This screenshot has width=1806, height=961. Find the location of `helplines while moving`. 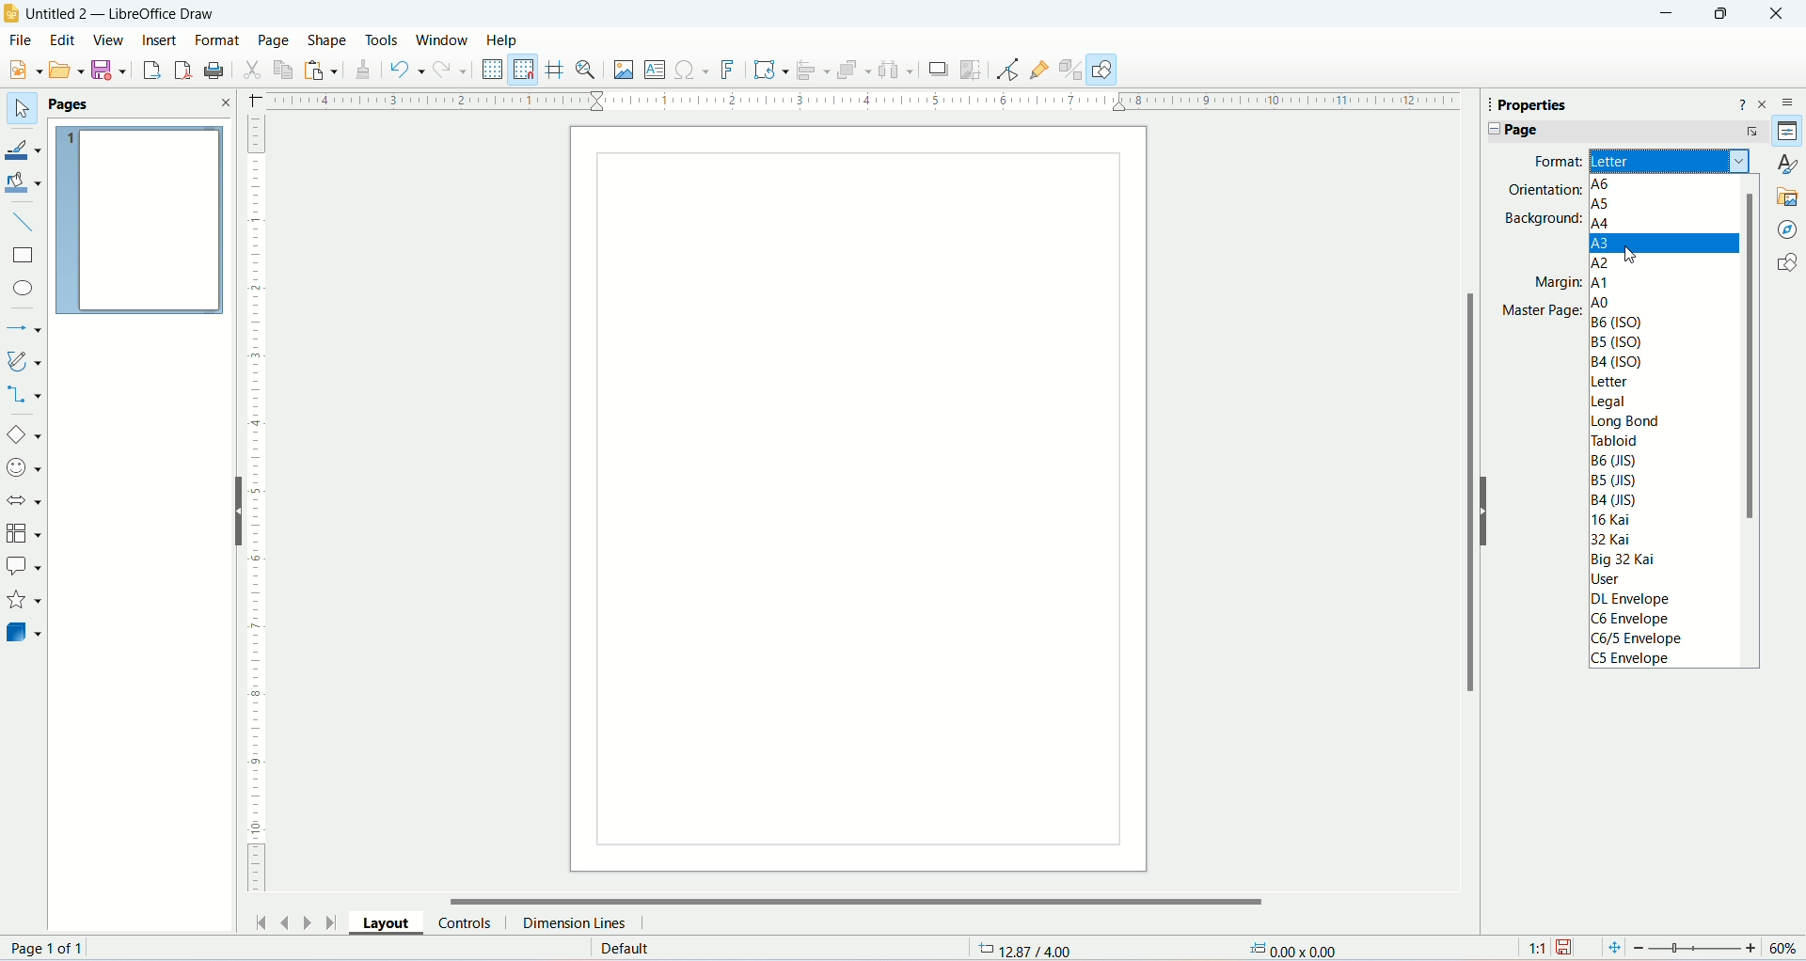

helplines while moving is located at coordinates (556, 69).